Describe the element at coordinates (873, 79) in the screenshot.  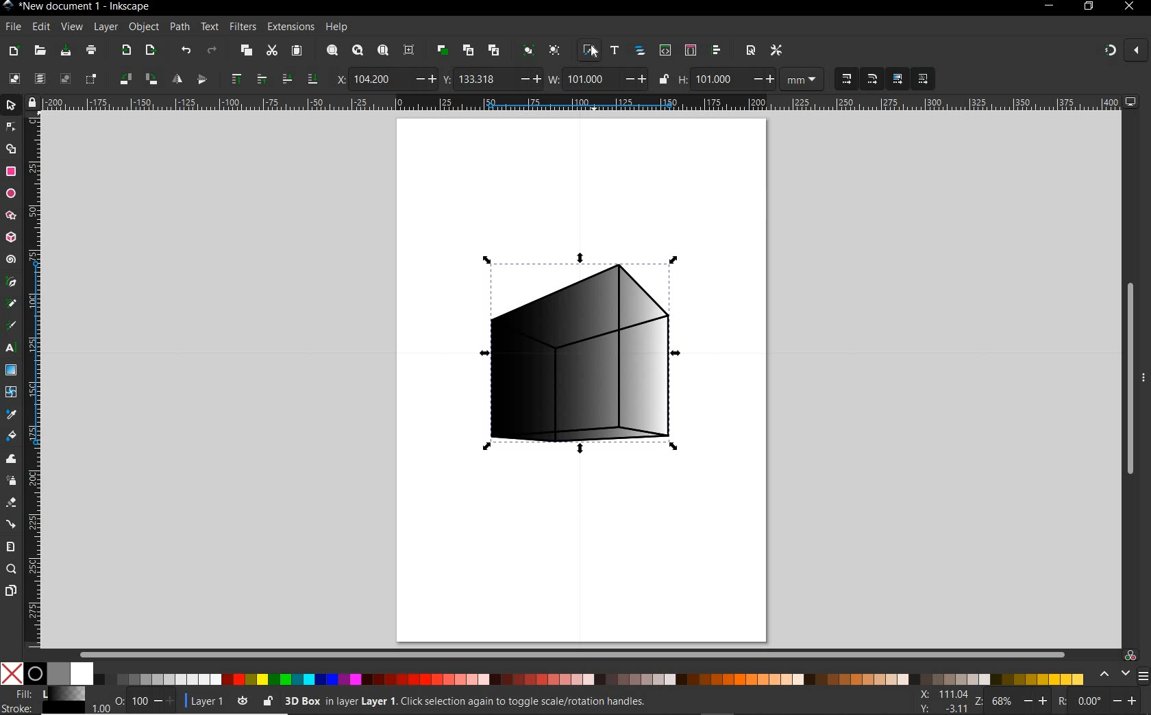
I see `SCALING` at that location.